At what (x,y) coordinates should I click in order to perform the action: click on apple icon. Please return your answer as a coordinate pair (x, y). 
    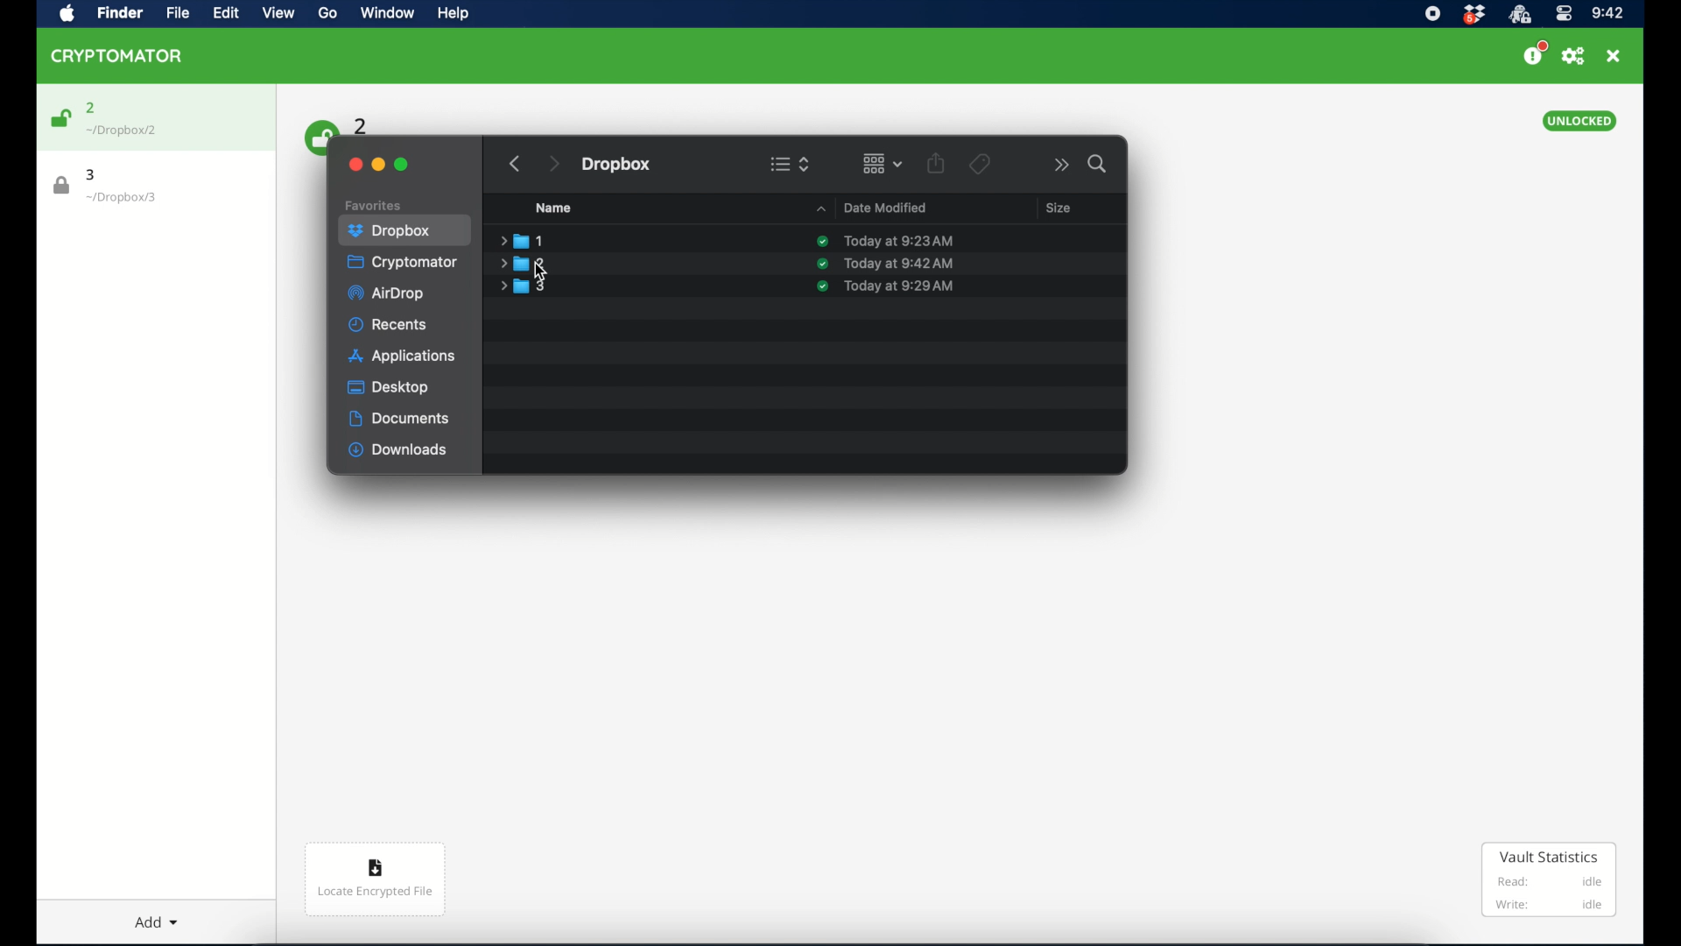
    Looking at the image, I should click on (67, 14).